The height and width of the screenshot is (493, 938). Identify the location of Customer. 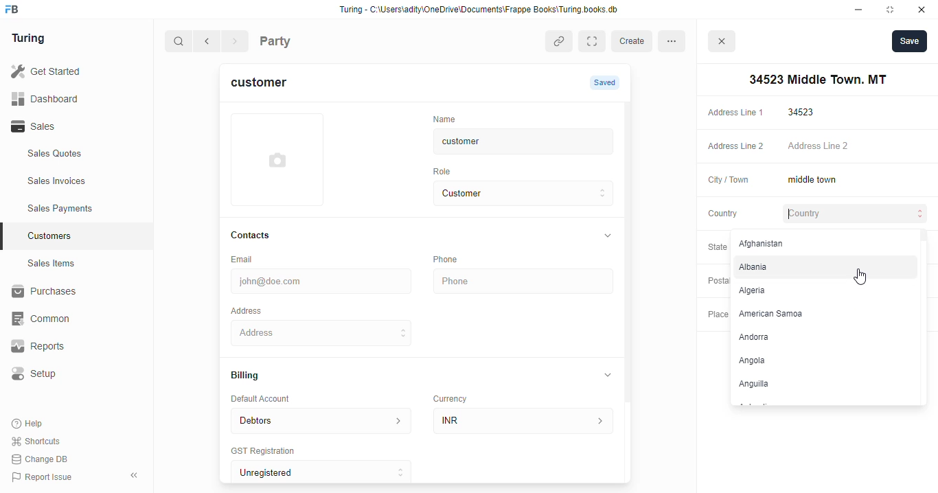
(512, 194).